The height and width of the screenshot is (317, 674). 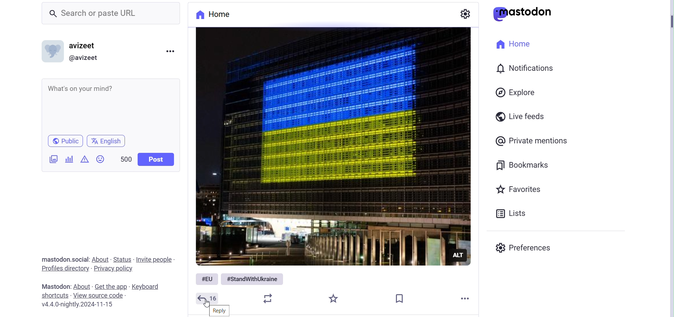 I want to click on Boost, so click(x=270, y=298).